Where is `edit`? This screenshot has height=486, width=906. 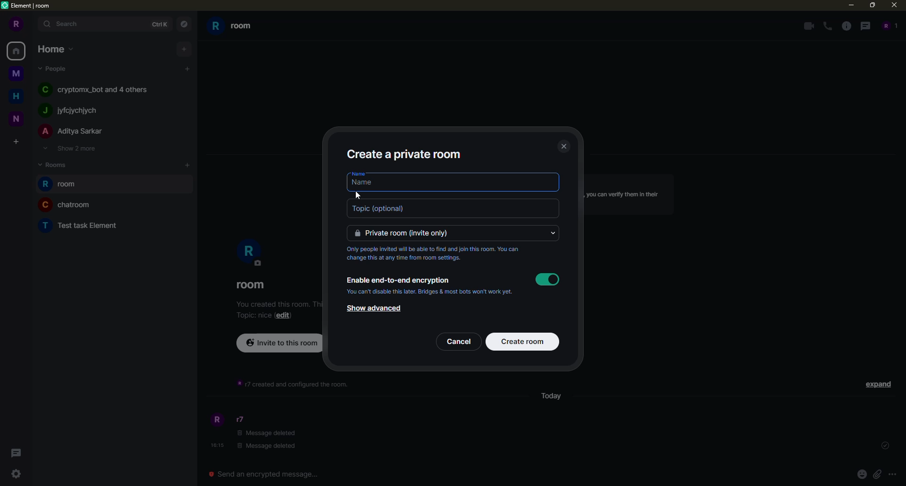 edit is located at coordinates (284, 315).